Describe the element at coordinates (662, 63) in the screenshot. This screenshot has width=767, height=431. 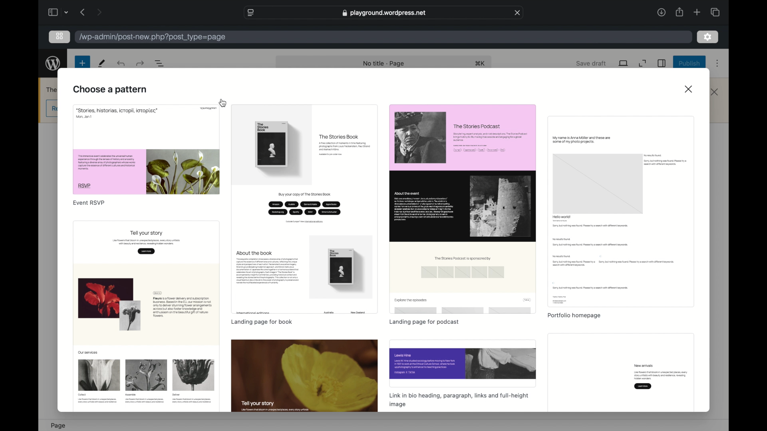
I see `sidebar` at that location.